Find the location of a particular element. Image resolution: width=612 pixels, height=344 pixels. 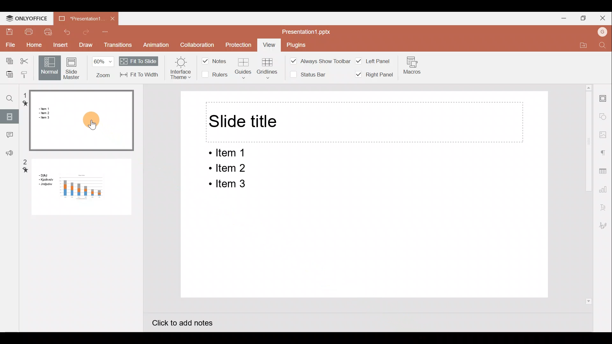

Zoom is located at coordinates (101, 67).